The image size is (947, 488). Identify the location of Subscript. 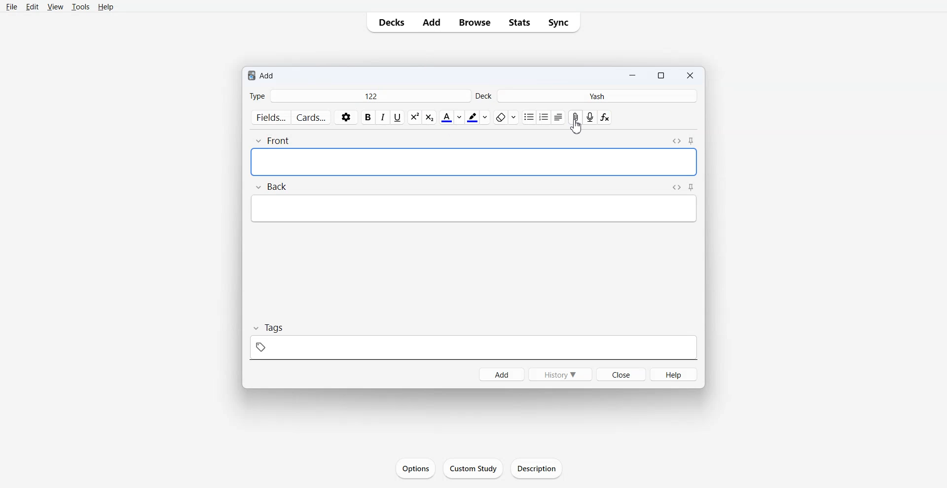
(415, 117).